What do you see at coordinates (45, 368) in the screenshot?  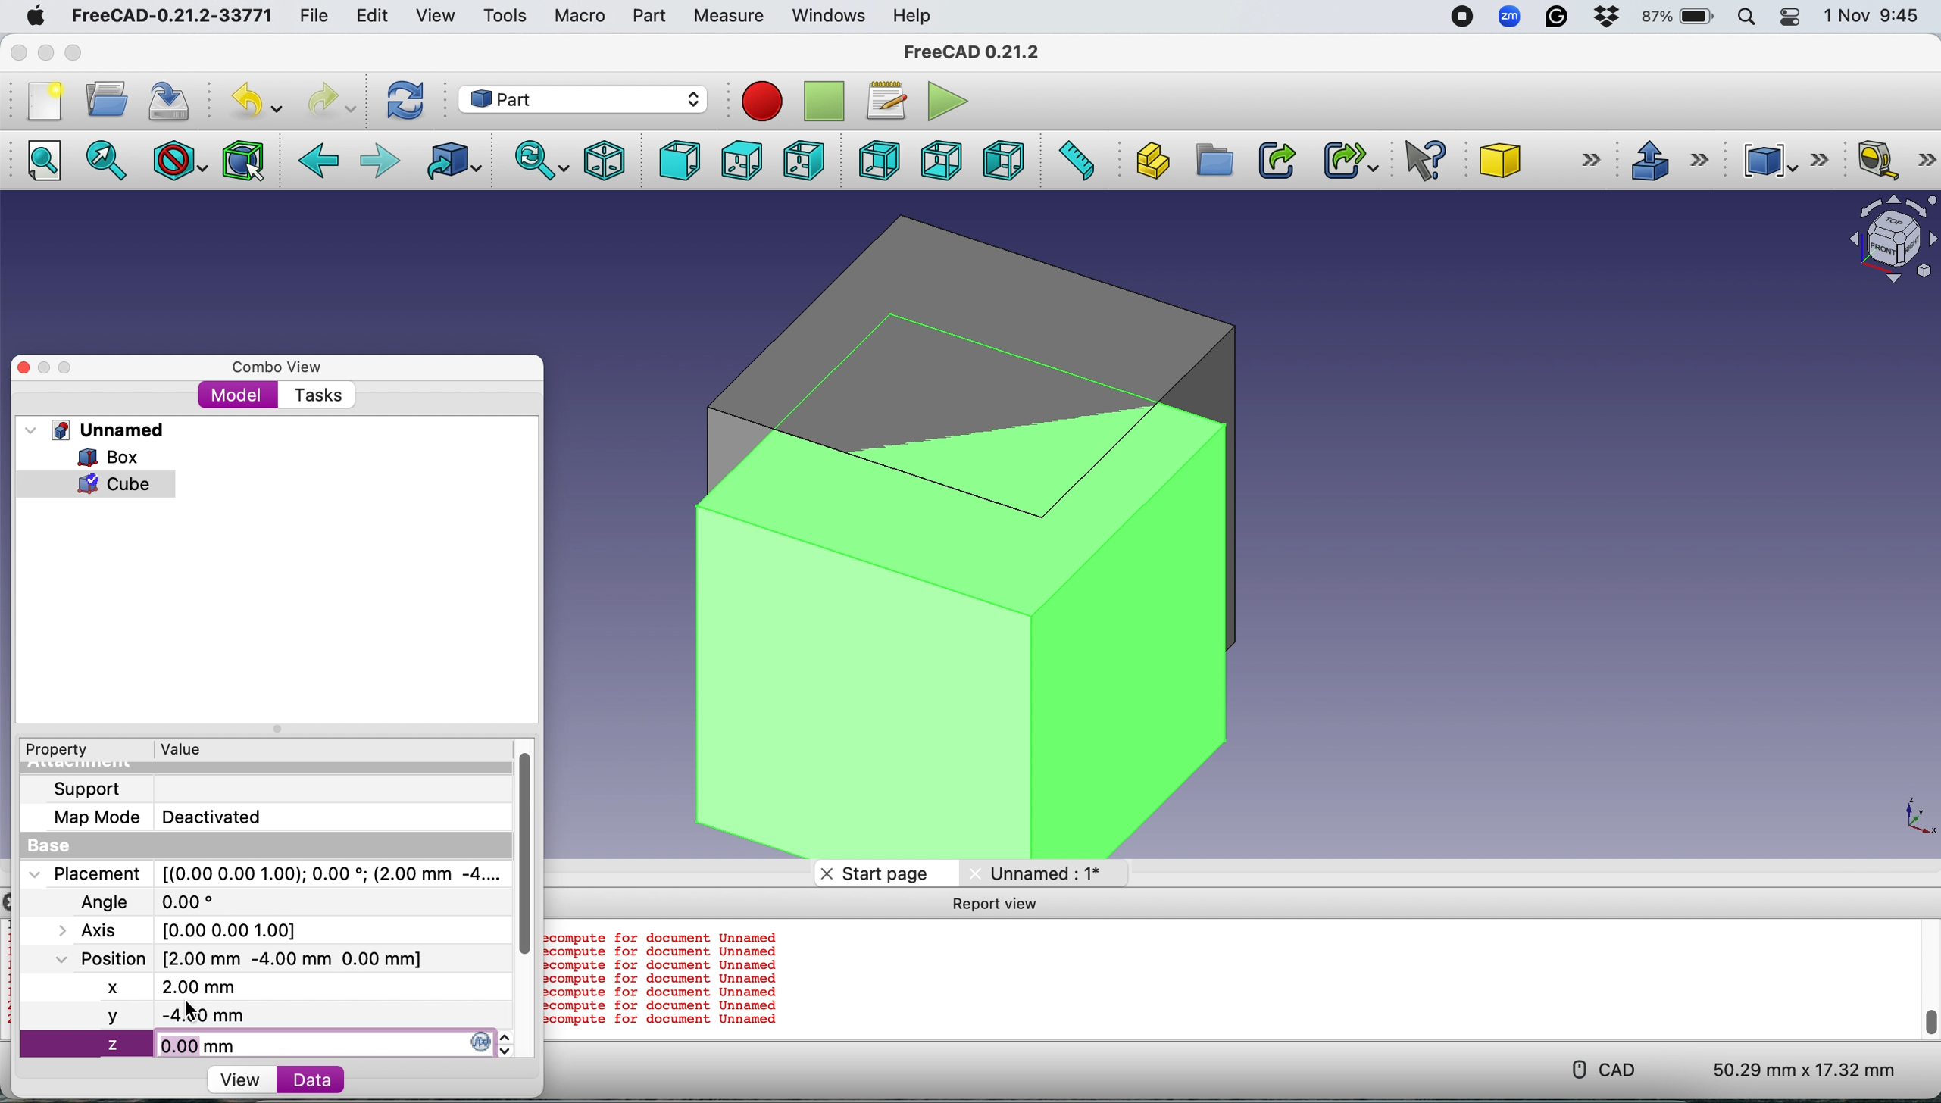 I see `Minimise` at bounding box center [45, 368].